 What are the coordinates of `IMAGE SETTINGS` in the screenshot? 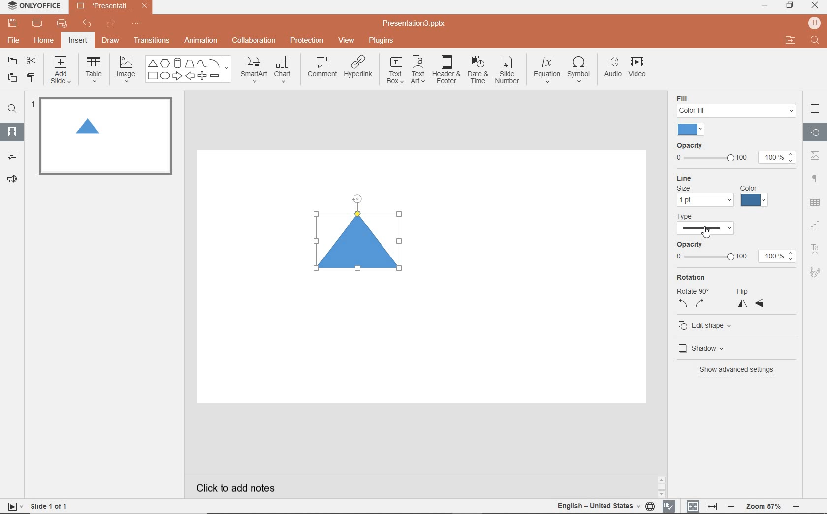 It's located at (815, 155).